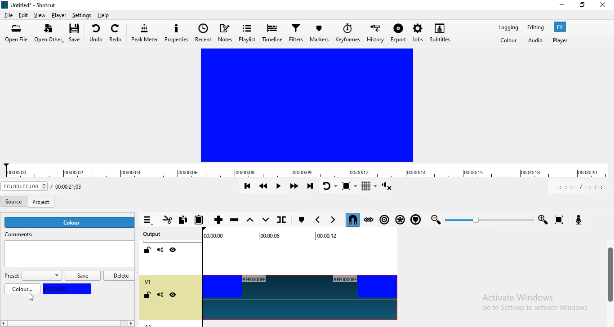 The height and width of the screenshot is (327, 614). I want to click on hide, so click(173, 296).